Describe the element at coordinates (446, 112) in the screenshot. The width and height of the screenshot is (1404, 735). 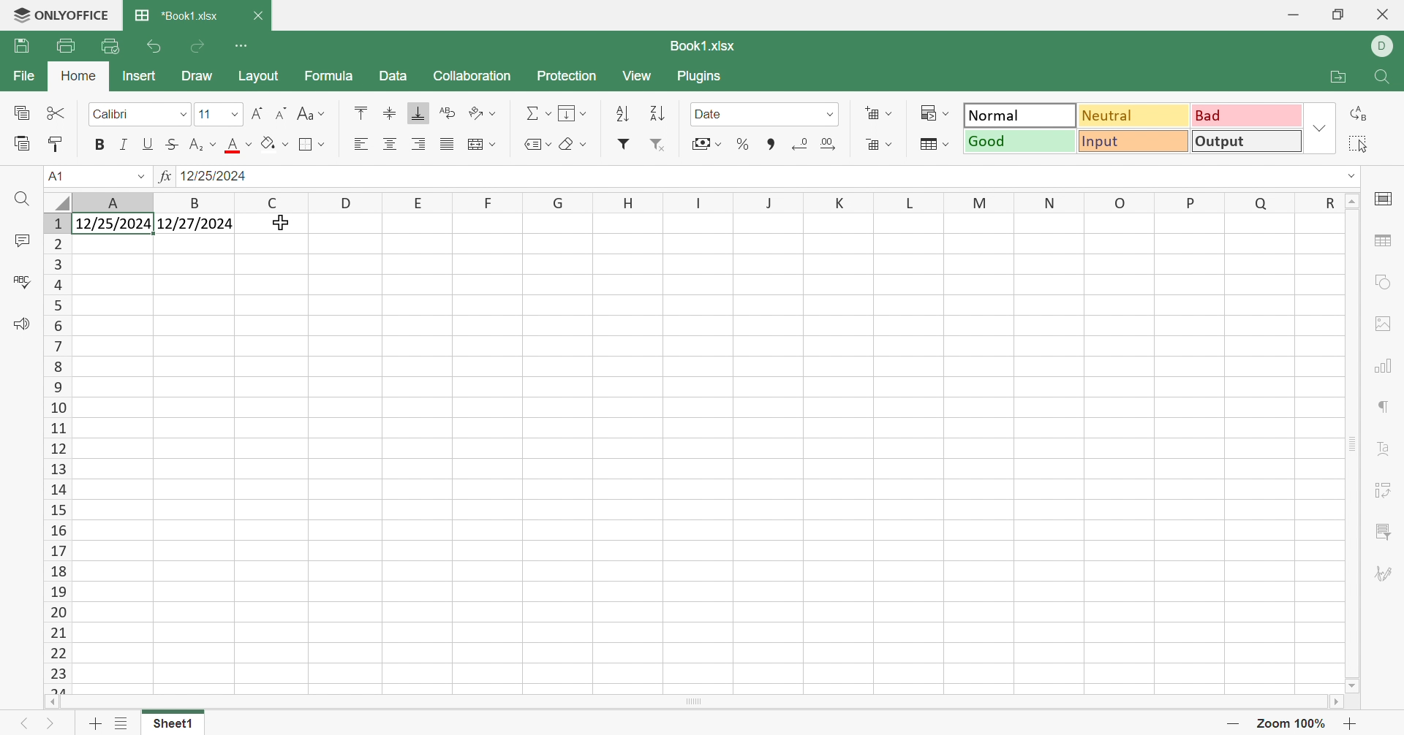
I see `Wrap Text` at that location.